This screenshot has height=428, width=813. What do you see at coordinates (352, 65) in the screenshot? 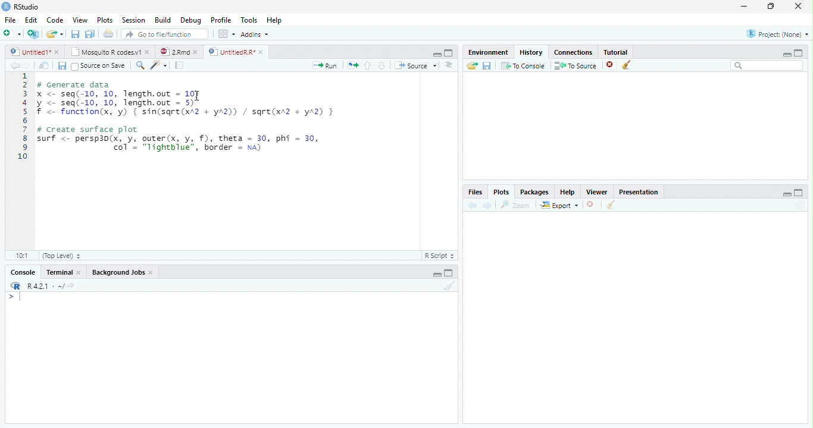
I see `Re-run the previous code region` at bounding box center [352, 65].